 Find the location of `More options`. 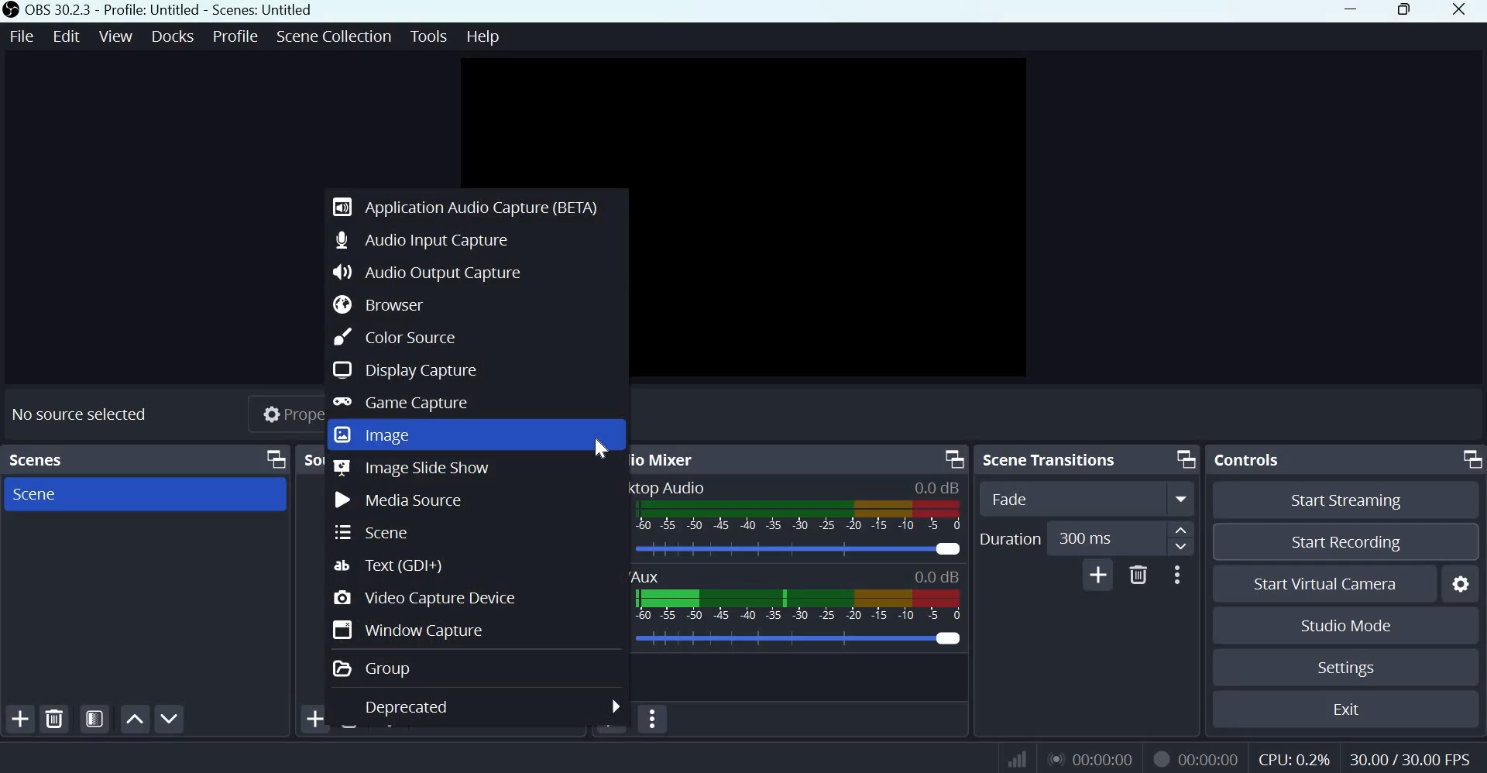

More options is located at coordinates (1182, 500).